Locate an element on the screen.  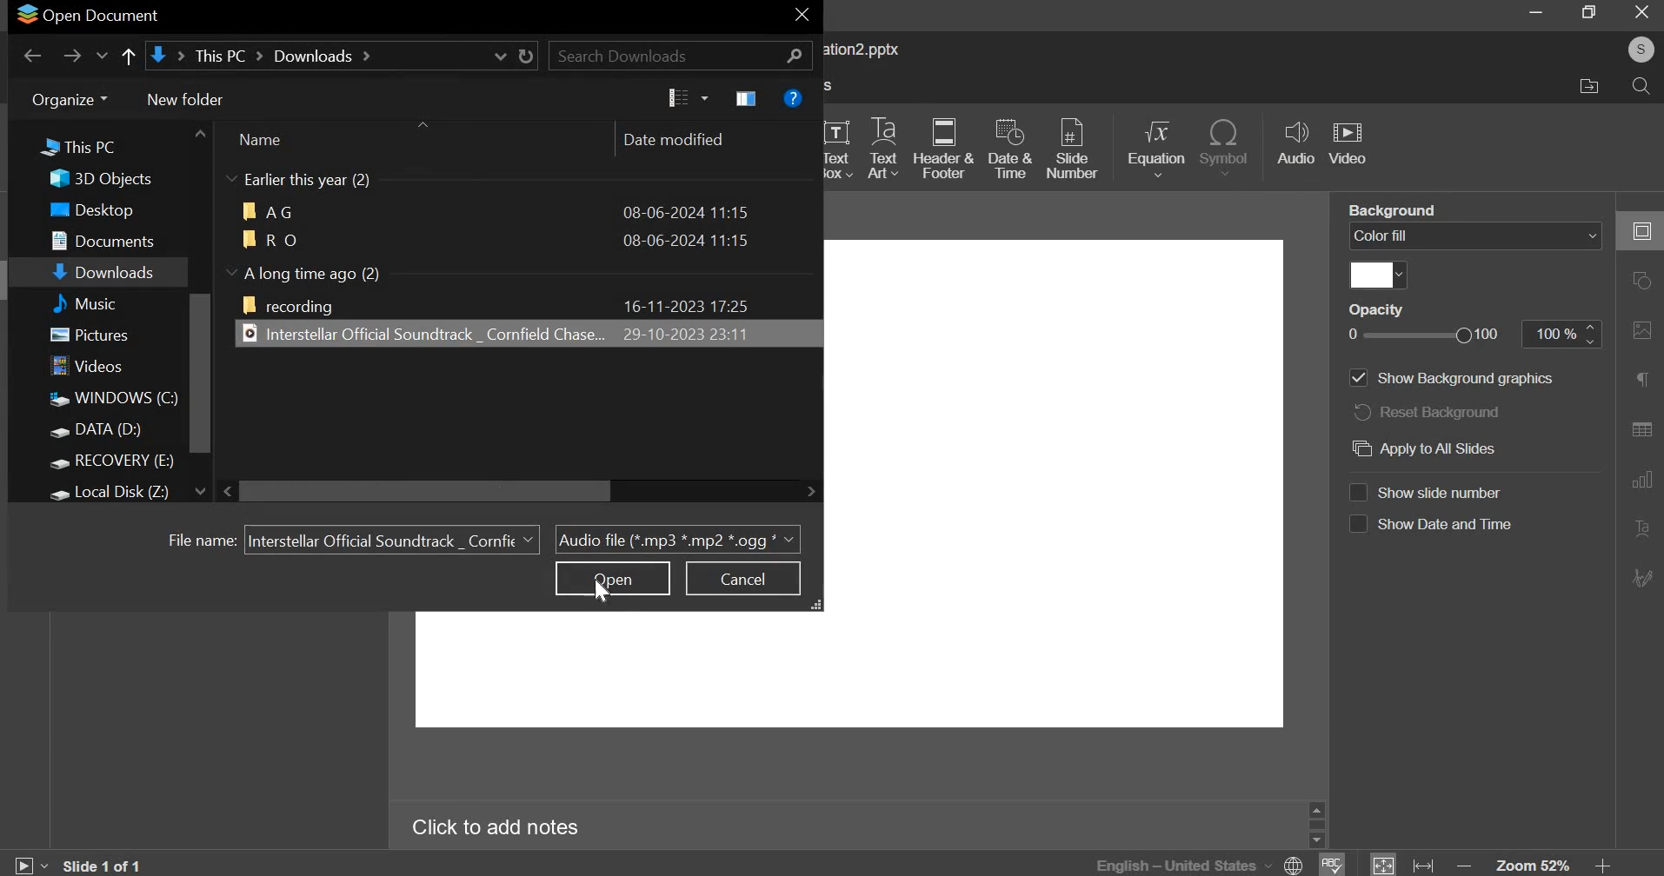
reset background is located at coordinates (1432, 414).